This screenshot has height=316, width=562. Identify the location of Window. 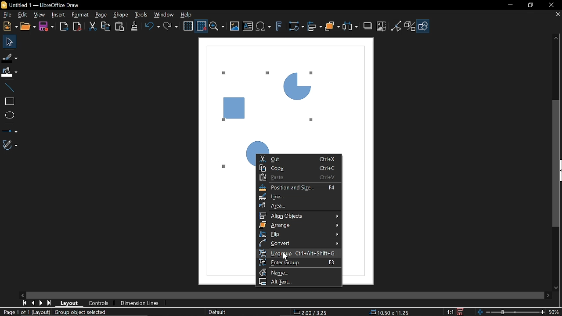
(164, 15).